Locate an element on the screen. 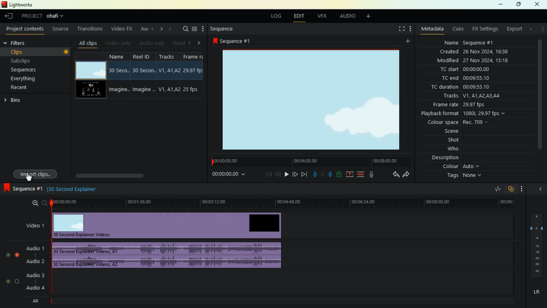  rend is located at coordinates (178, 43).